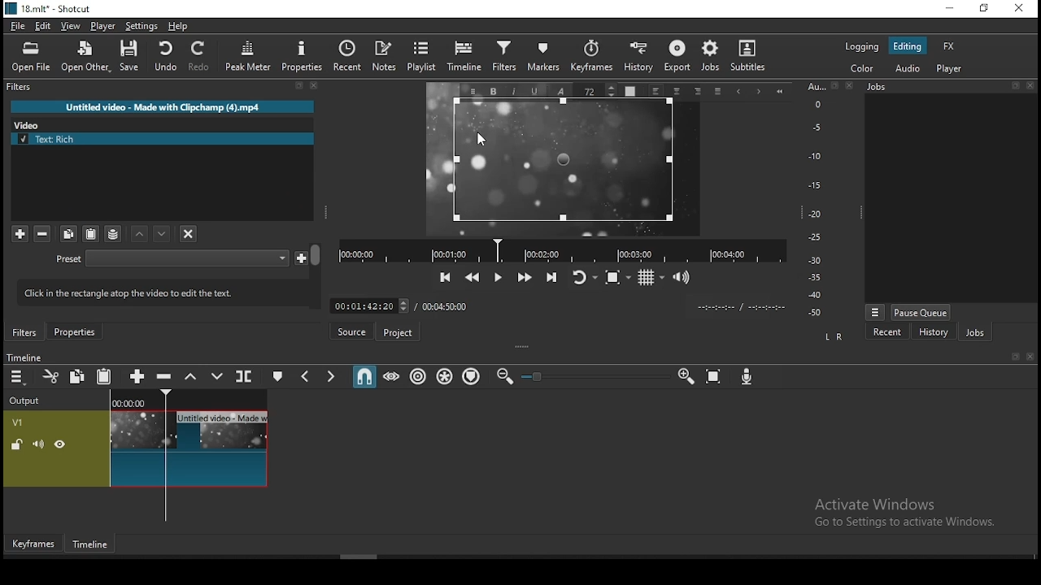 The height and width of the screenshot is (585, 1041). I want to click on filters, so click(21, 87).